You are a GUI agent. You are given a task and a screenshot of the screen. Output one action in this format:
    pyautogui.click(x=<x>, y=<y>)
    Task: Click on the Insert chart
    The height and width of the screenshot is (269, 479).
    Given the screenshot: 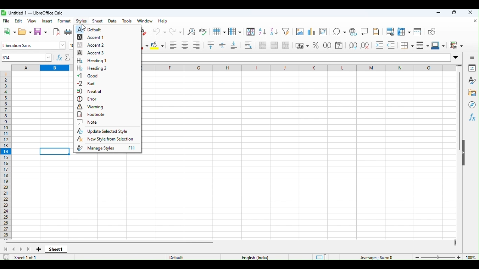 What is the action you would take?
    pyautogui.click(x=311, y=31)
    